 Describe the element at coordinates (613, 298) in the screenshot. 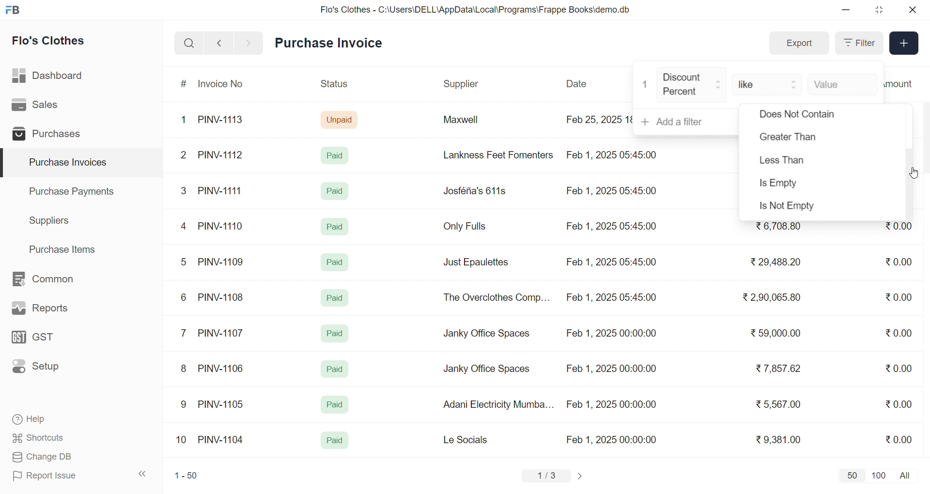

I see `Feb 1, 2025 05:45:00` at that location.